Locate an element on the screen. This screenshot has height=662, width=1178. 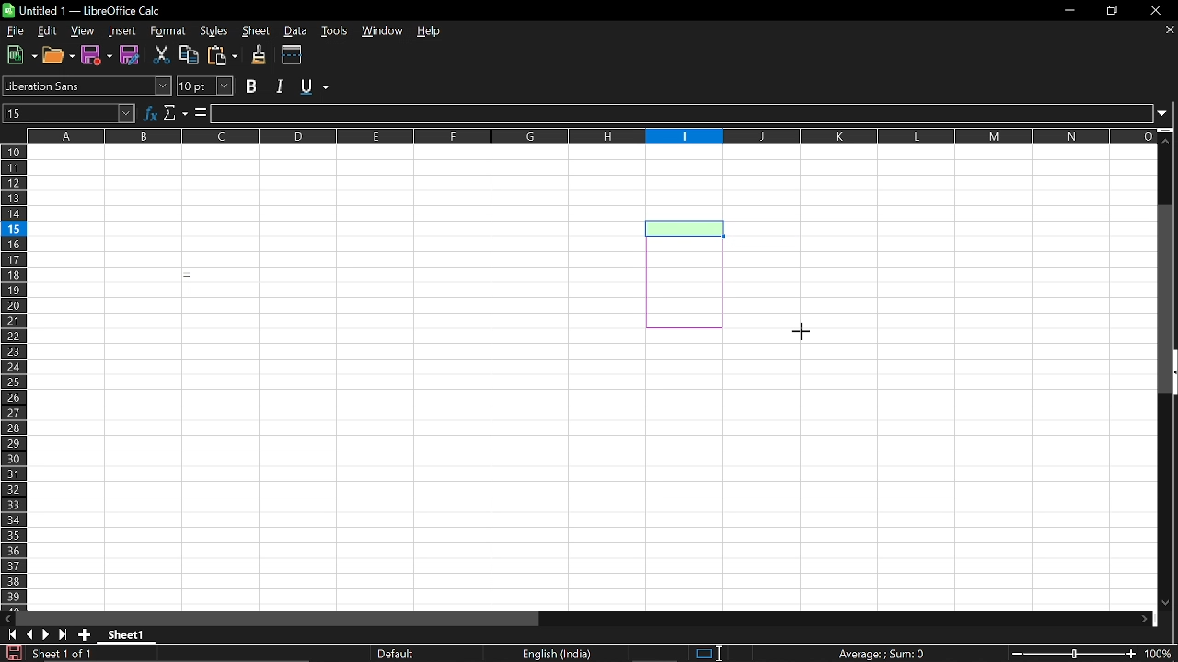
Save is located at coordinates (130, 56).